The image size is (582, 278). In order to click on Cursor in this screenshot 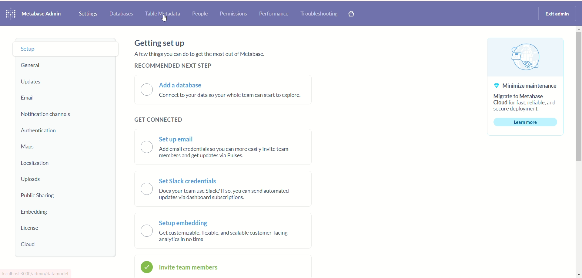, I will do `click(165, 19)`.